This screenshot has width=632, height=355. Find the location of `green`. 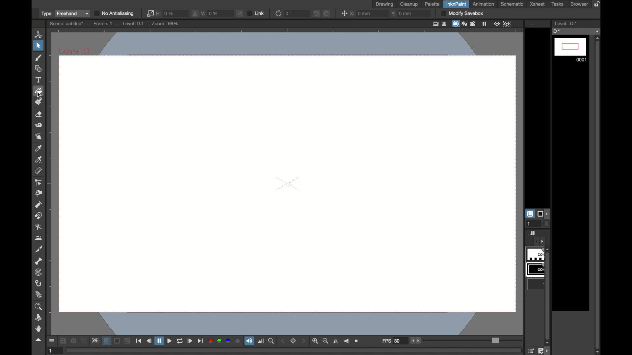

green is located at coordinates (219, 341).